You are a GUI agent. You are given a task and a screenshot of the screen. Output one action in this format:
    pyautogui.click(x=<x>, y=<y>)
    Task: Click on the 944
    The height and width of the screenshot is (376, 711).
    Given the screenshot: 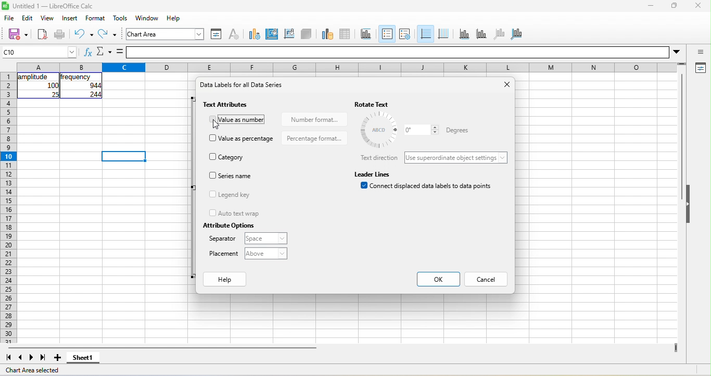 What is the action you would take?
    pyautogui.click(x=90, y=86)
    